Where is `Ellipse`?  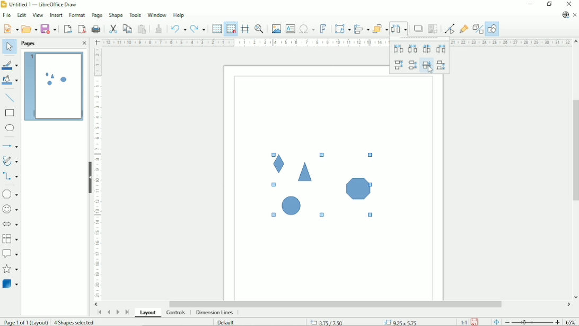
Ellipse is located at coordinates (10, 128).